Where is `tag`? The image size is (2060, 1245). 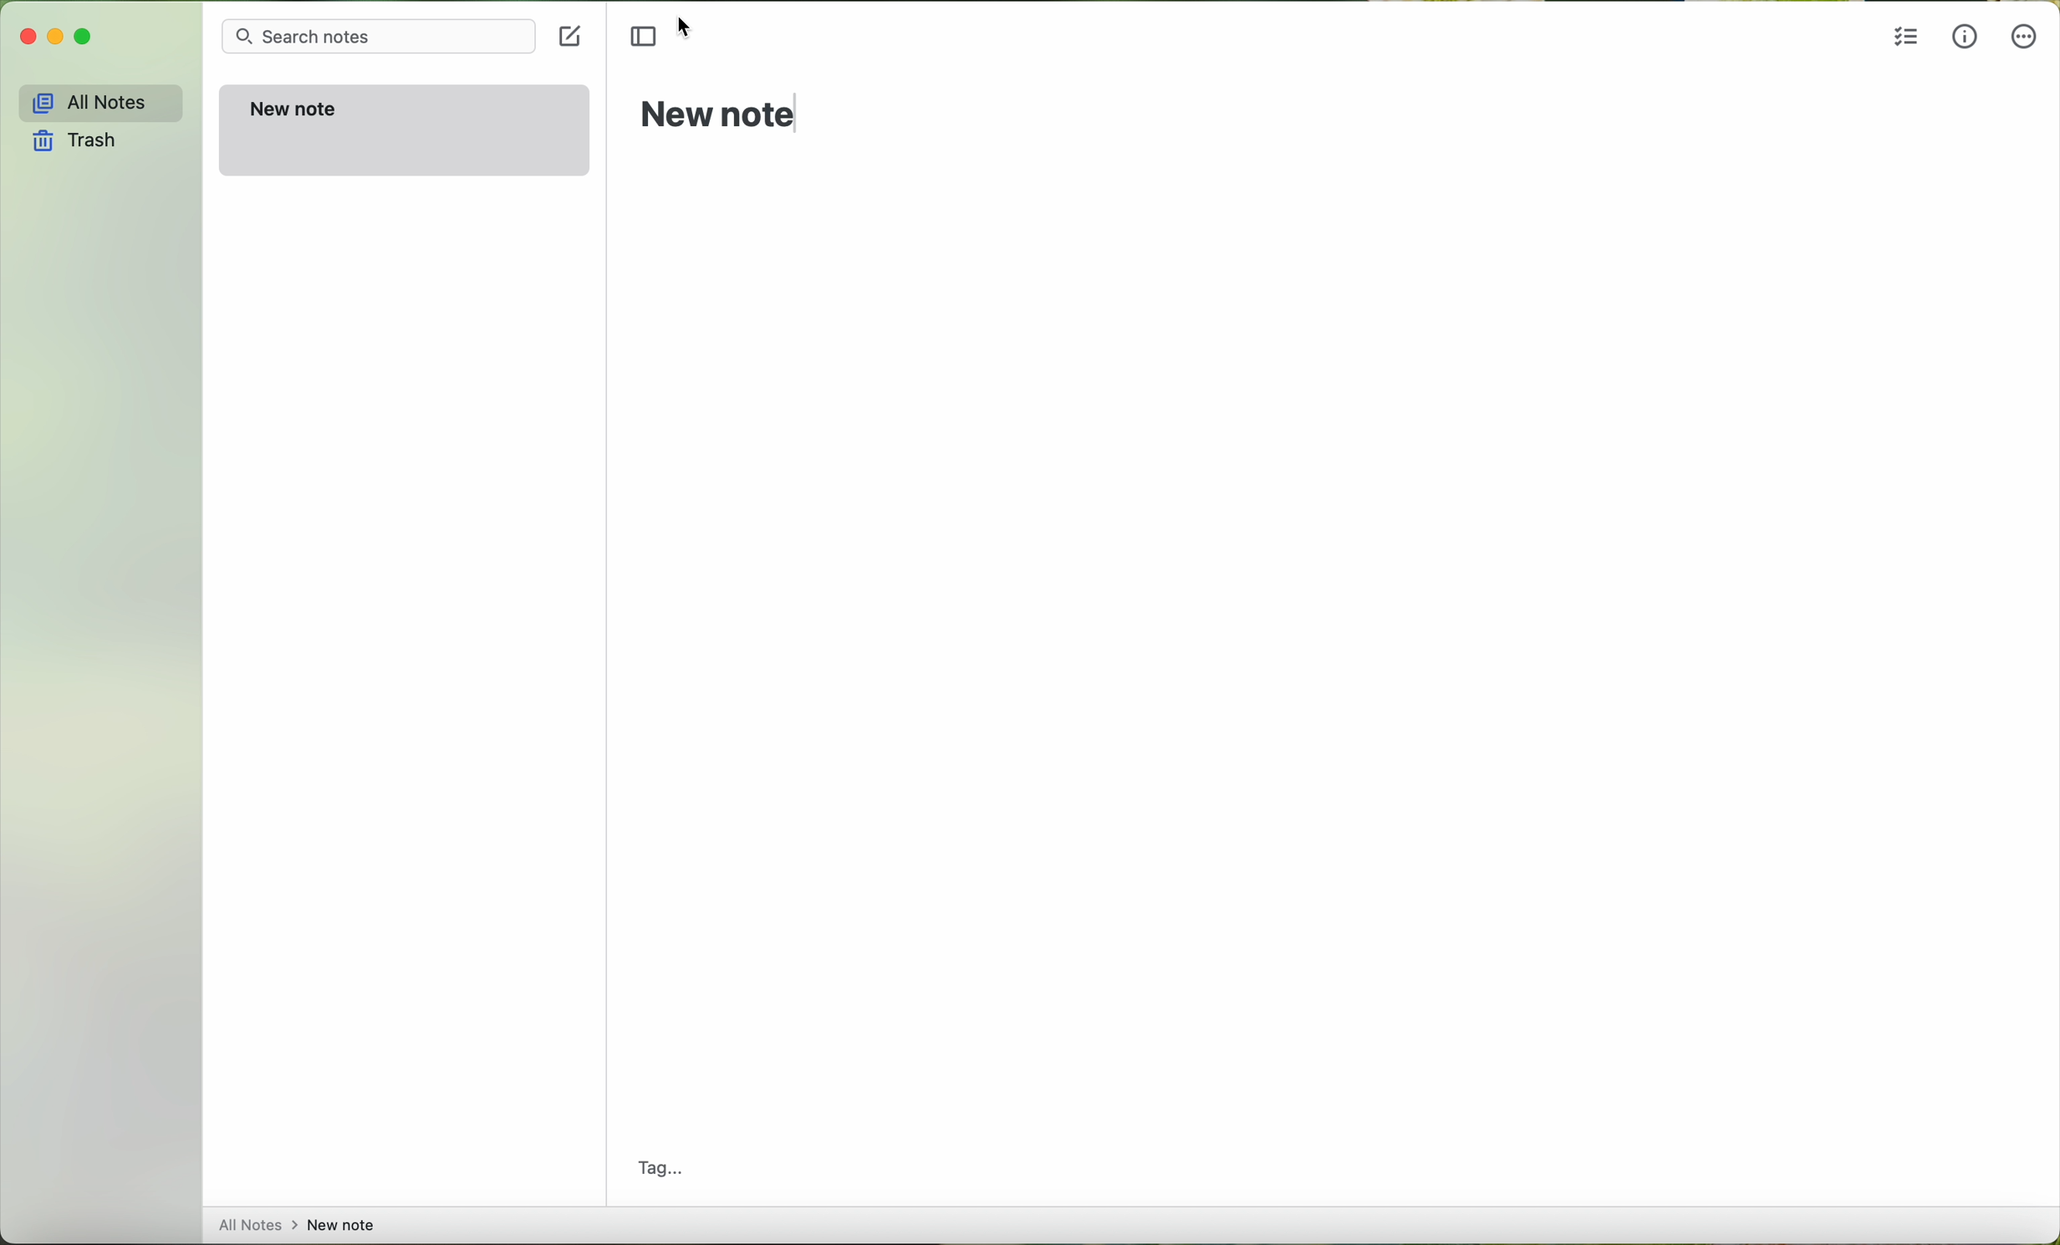 tag is located at coordinates (663, 1169).